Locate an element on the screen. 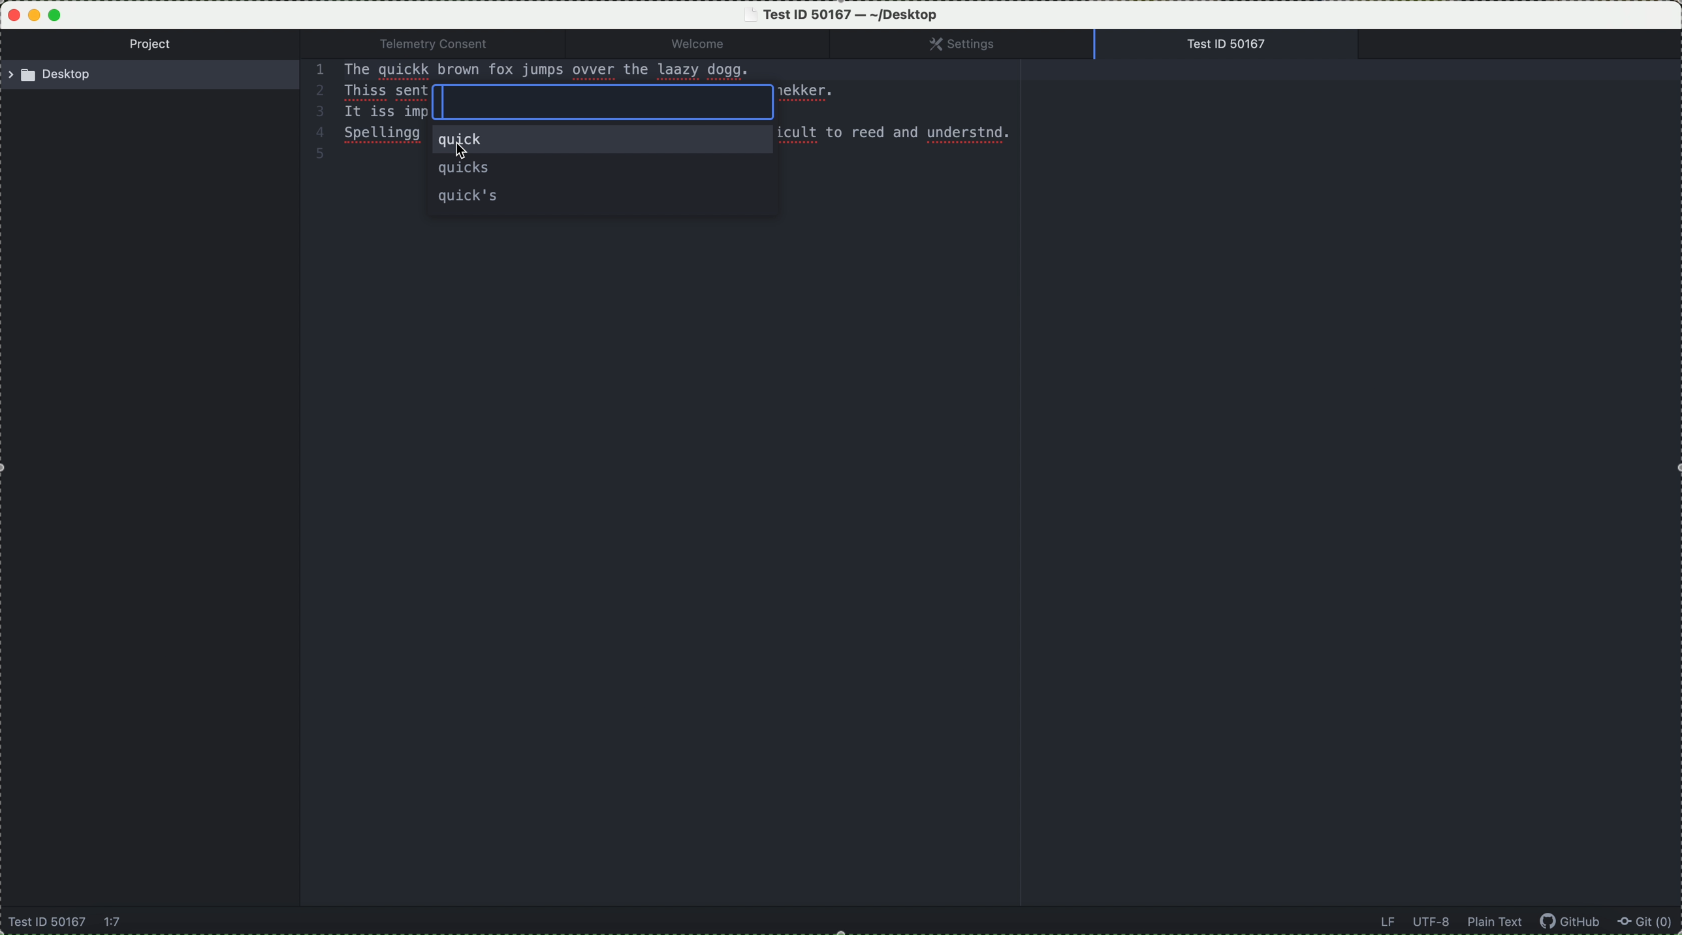  1. The is located at coordinates (338, 71).